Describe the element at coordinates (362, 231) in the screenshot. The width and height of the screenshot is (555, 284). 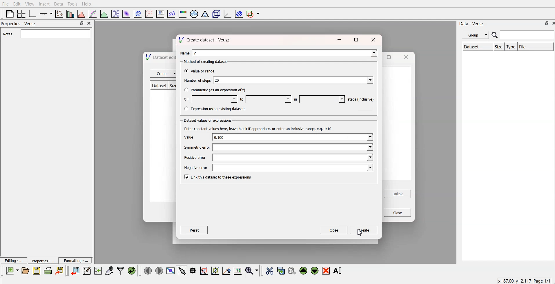
I see `create` at that location.